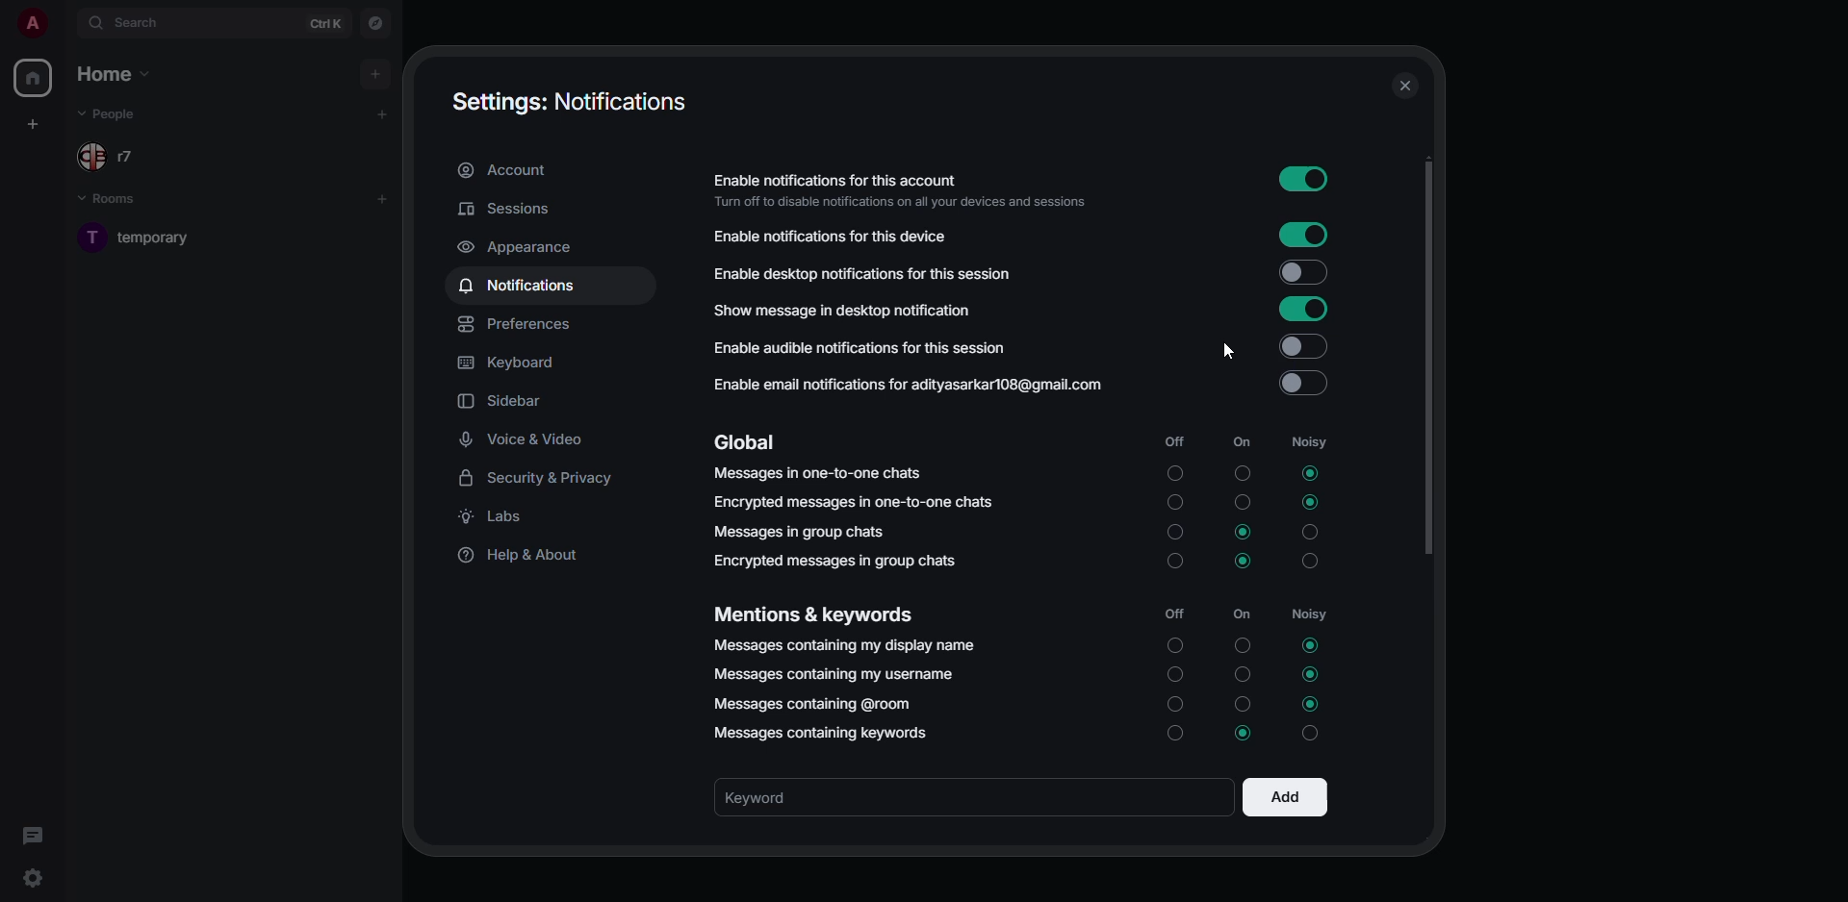  Describe the element at coordinates (1239, 442) in the screenshot. I see `on` at that location.